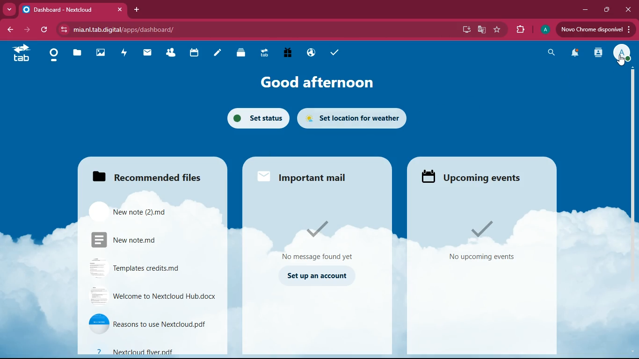 The image size is (639, 359). What do you see at coordinates (596, 52) in the screenshot?
I see `activity` at bounding box center [596, 52].